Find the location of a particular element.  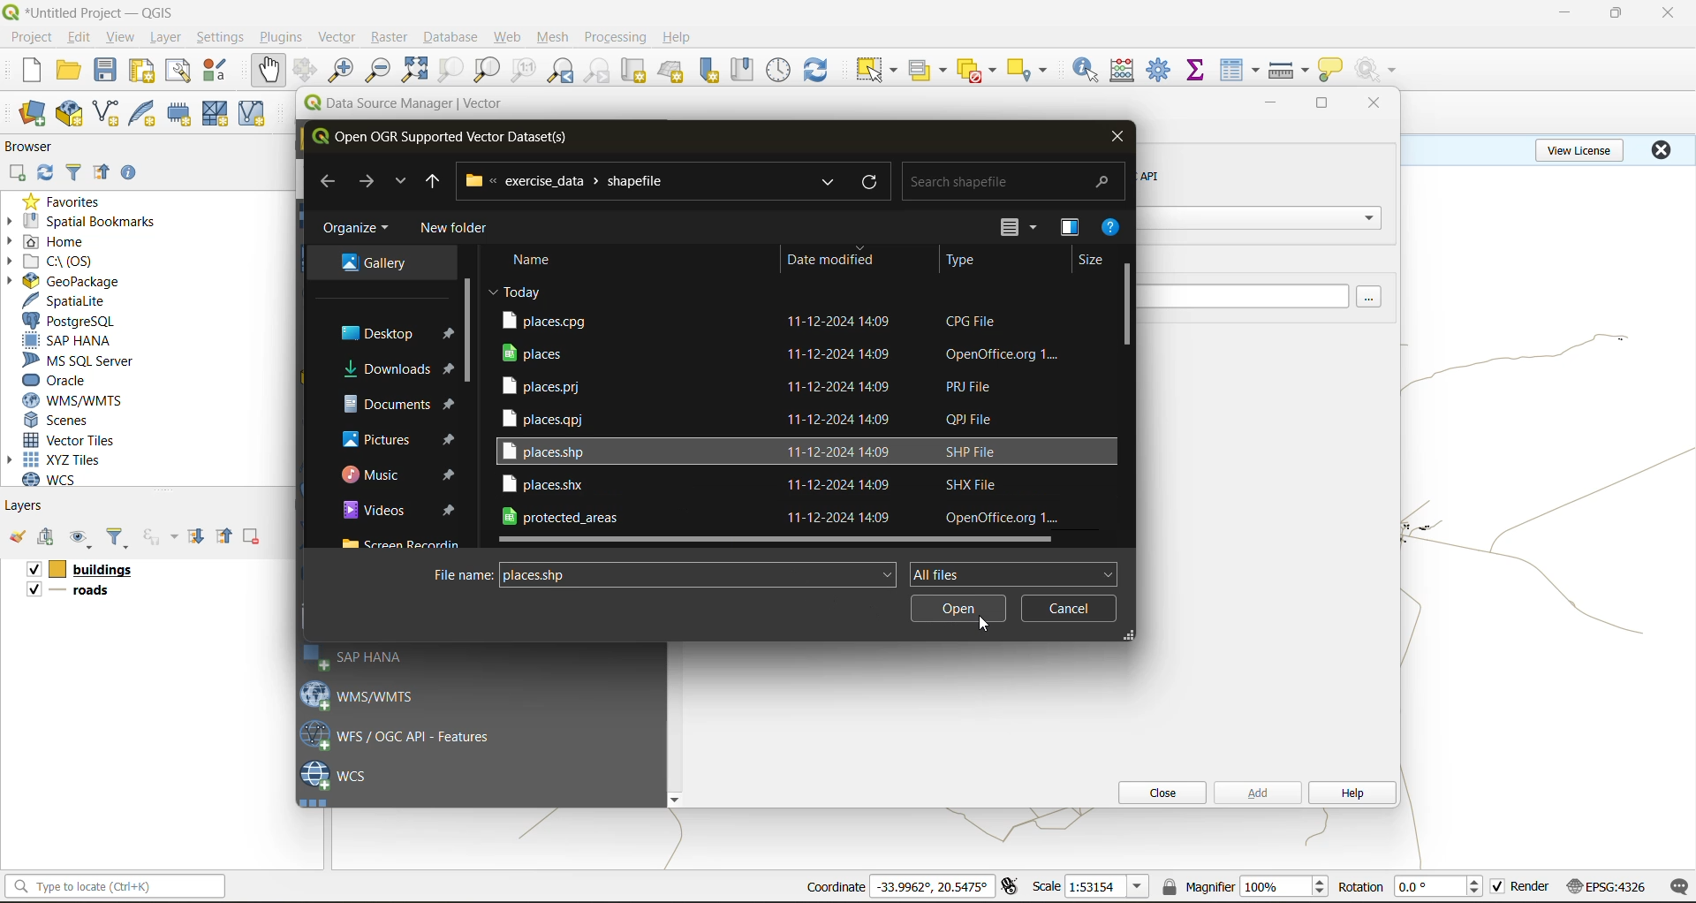

zoom in is located at coordinates (344, 71).